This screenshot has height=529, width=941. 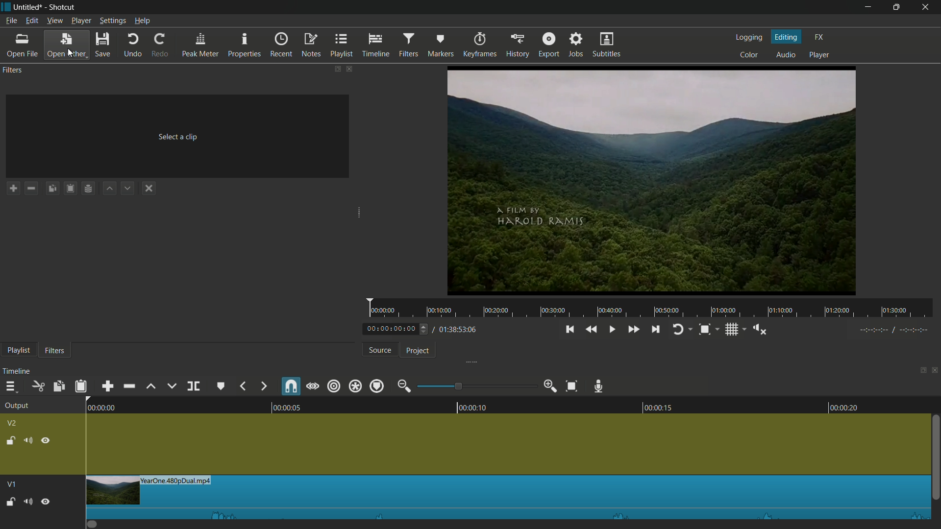 I want to click on playlist, so click(x=343, y=46).